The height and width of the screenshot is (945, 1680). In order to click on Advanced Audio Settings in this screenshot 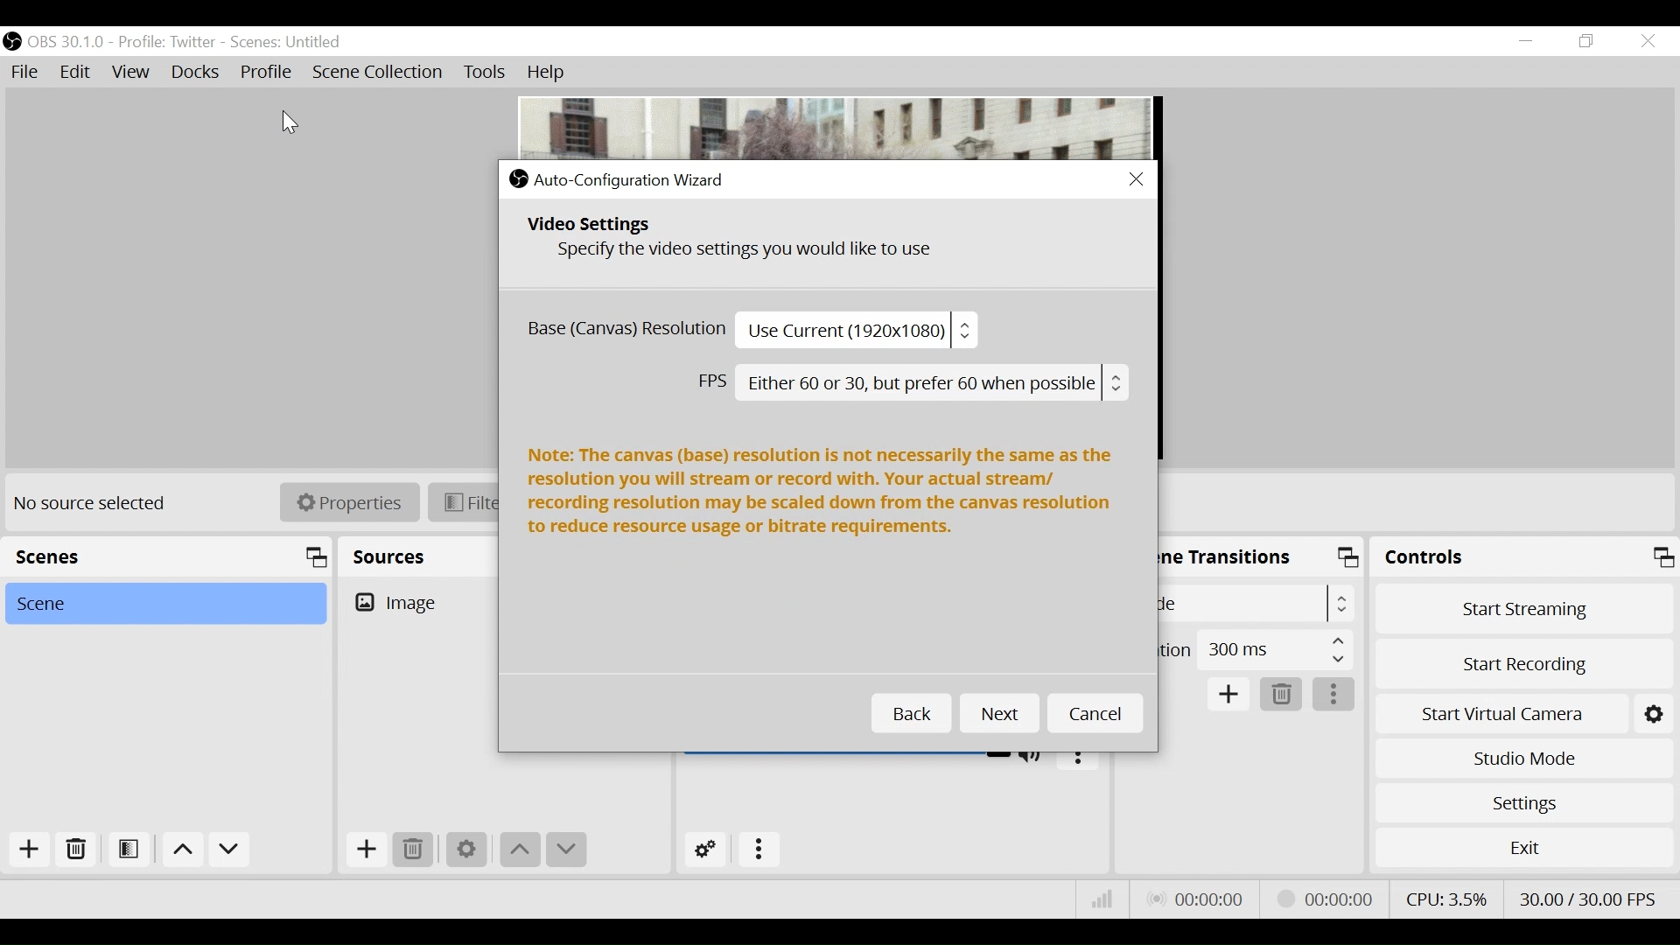, I will do `click(707, 850)`.